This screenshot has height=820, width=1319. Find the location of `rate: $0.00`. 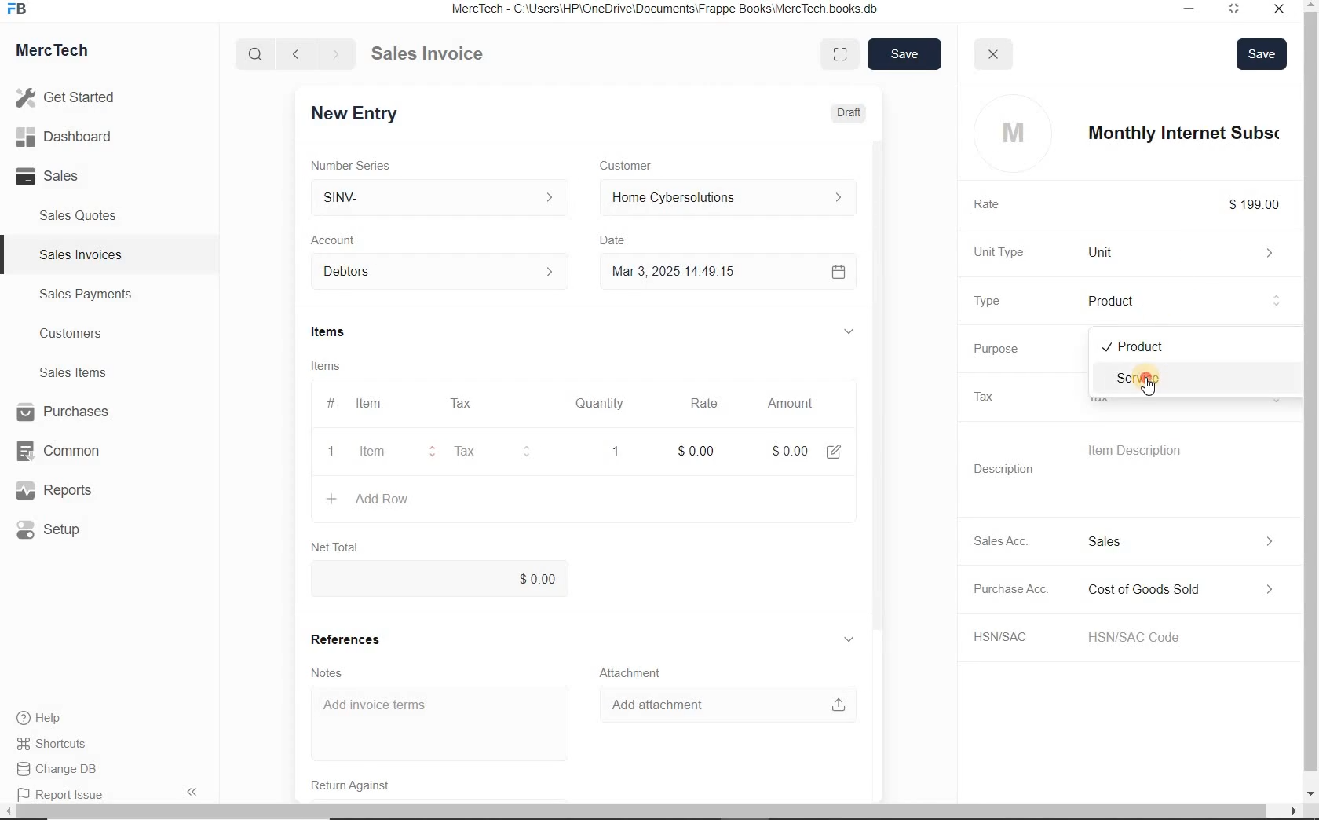

rate: $0.00 is located at coordinates (703, 449).